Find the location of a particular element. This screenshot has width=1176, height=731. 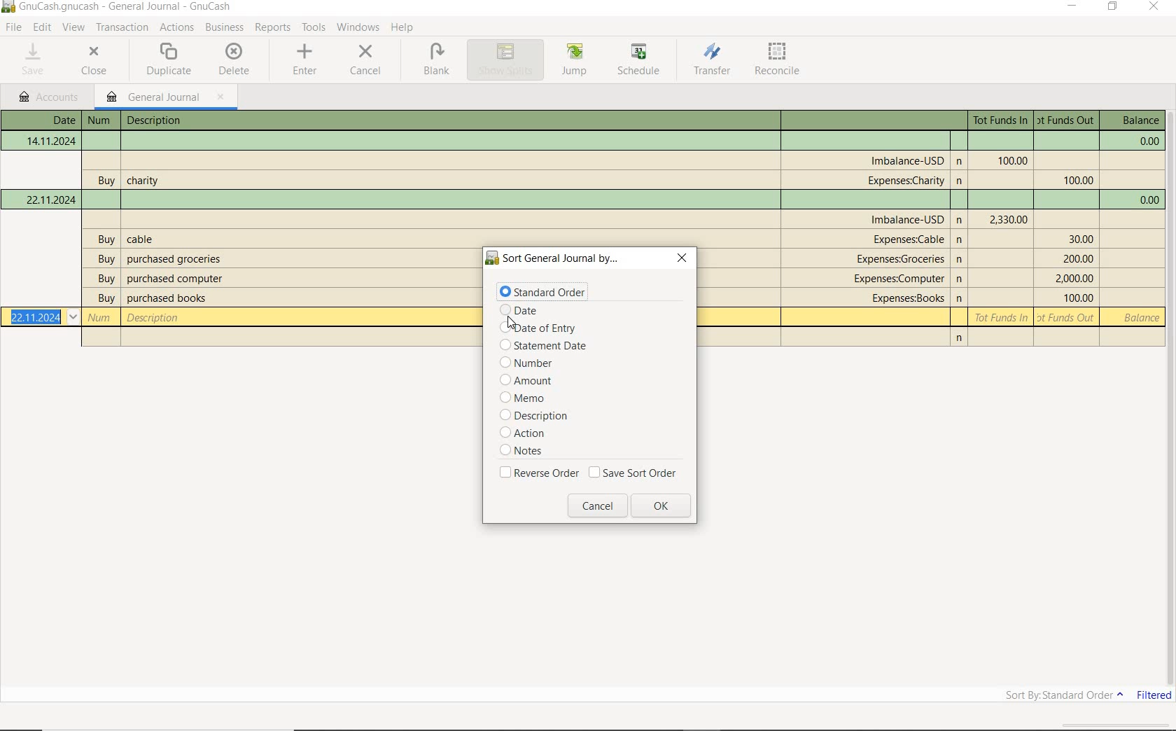

REPORTS is located at coordinates (274, 28).